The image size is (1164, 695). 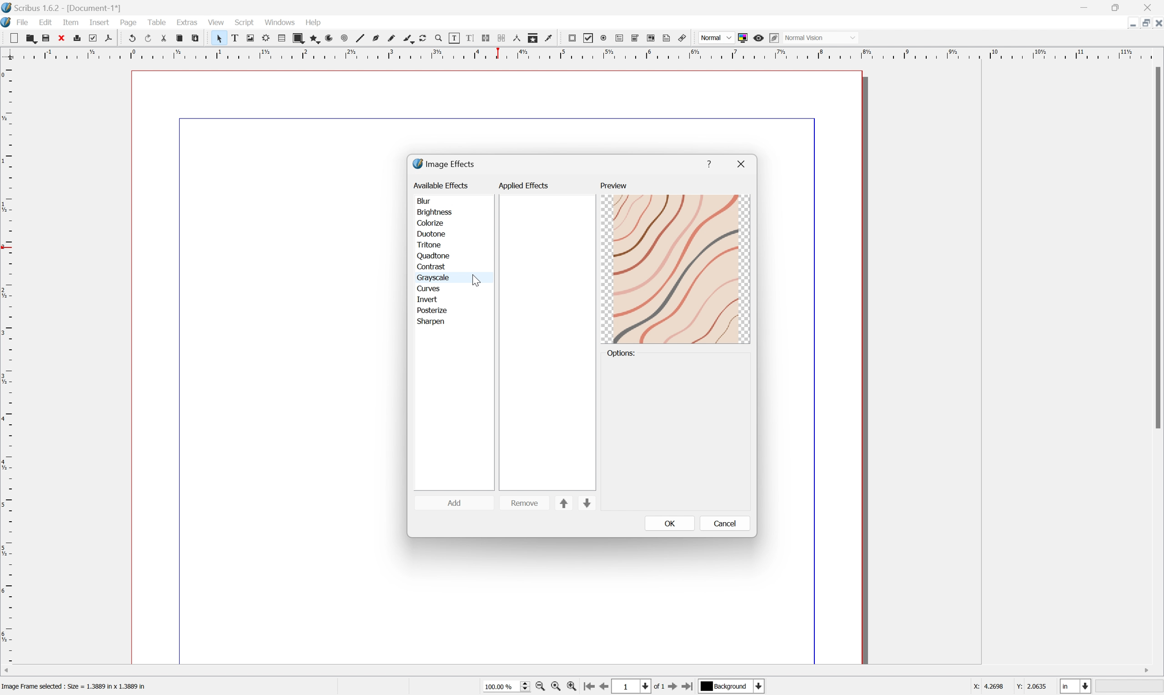 I want to click on Link text frames, so click(x=489, y=38).